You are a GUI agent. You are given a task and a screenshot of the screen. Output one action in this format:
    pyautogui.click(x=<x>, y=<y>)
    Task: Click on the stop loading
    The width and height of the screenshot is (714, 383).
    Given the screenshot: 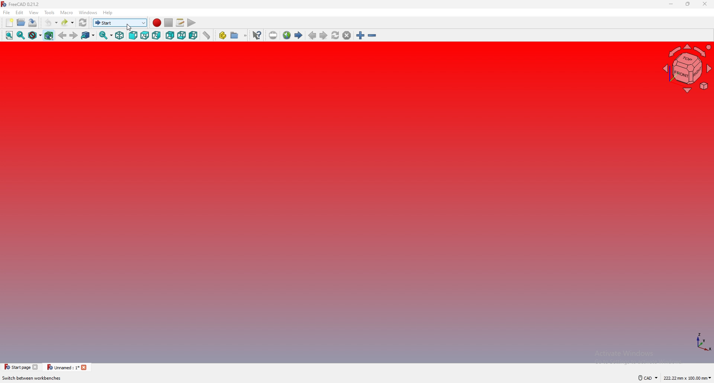 What is the action you would take?
    pyautogui.click(x=347, y=35)
    